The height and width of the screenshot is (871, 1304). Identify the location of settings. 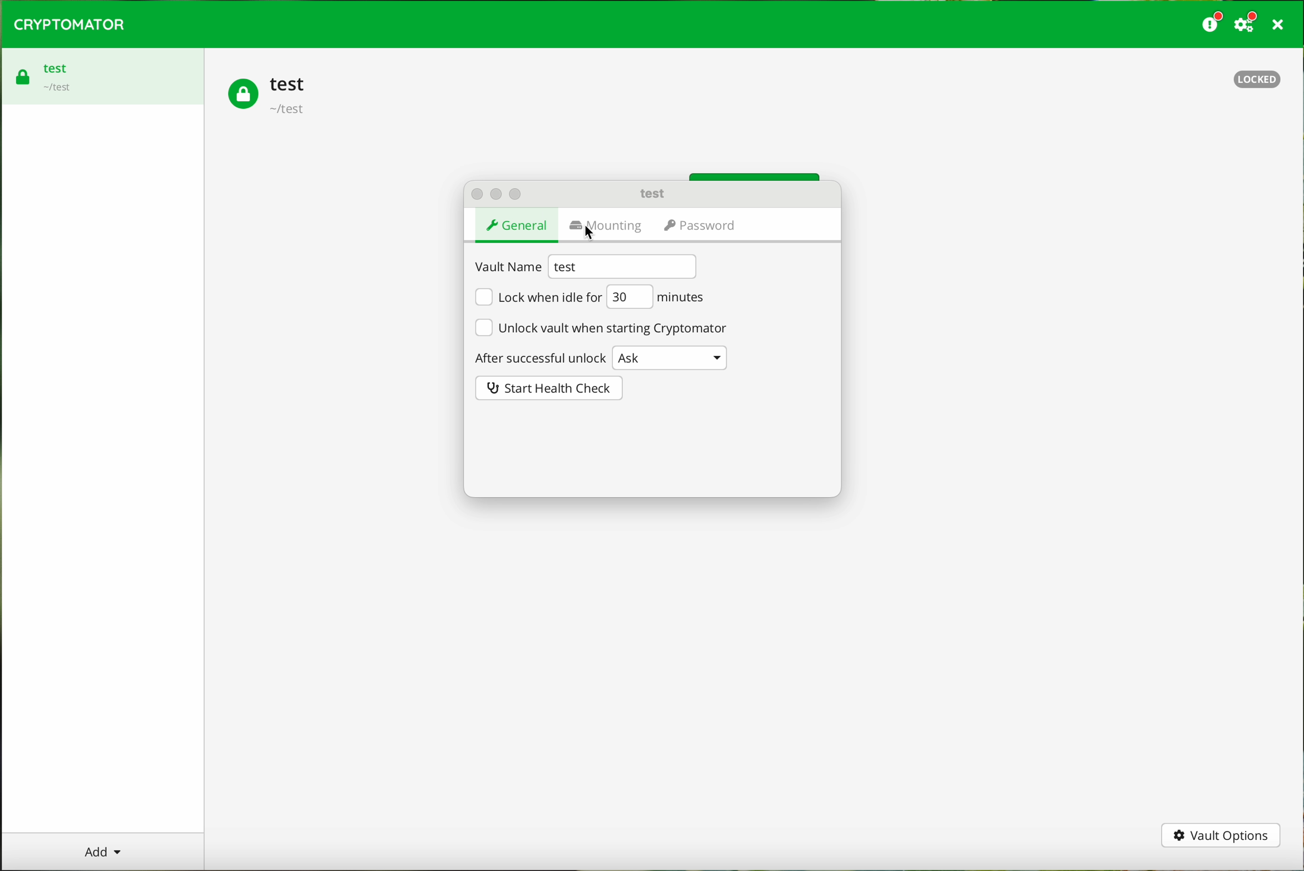
(1247, 25).